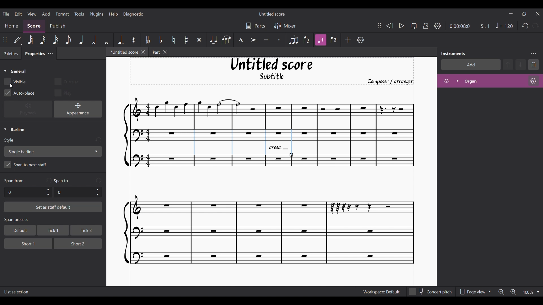 Image resolution: width=543 pixels, height=305 pixels. I want to click on Span to next staff, so click(53, 165).